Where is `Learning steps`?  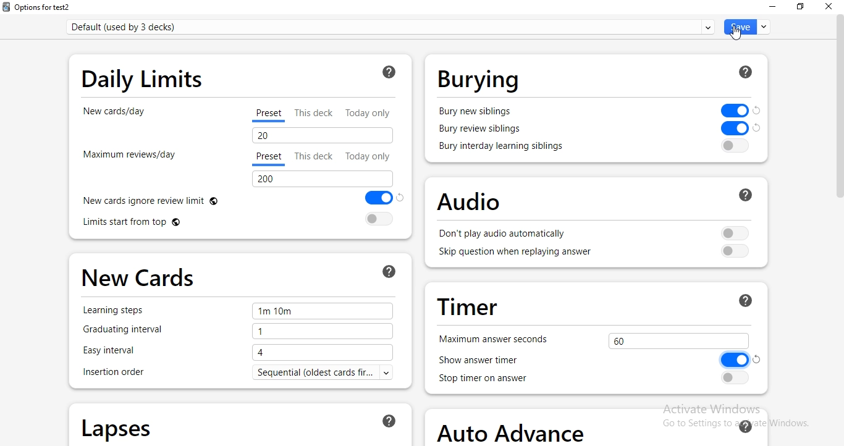
Learning steps is located at coordinates (112, 311).